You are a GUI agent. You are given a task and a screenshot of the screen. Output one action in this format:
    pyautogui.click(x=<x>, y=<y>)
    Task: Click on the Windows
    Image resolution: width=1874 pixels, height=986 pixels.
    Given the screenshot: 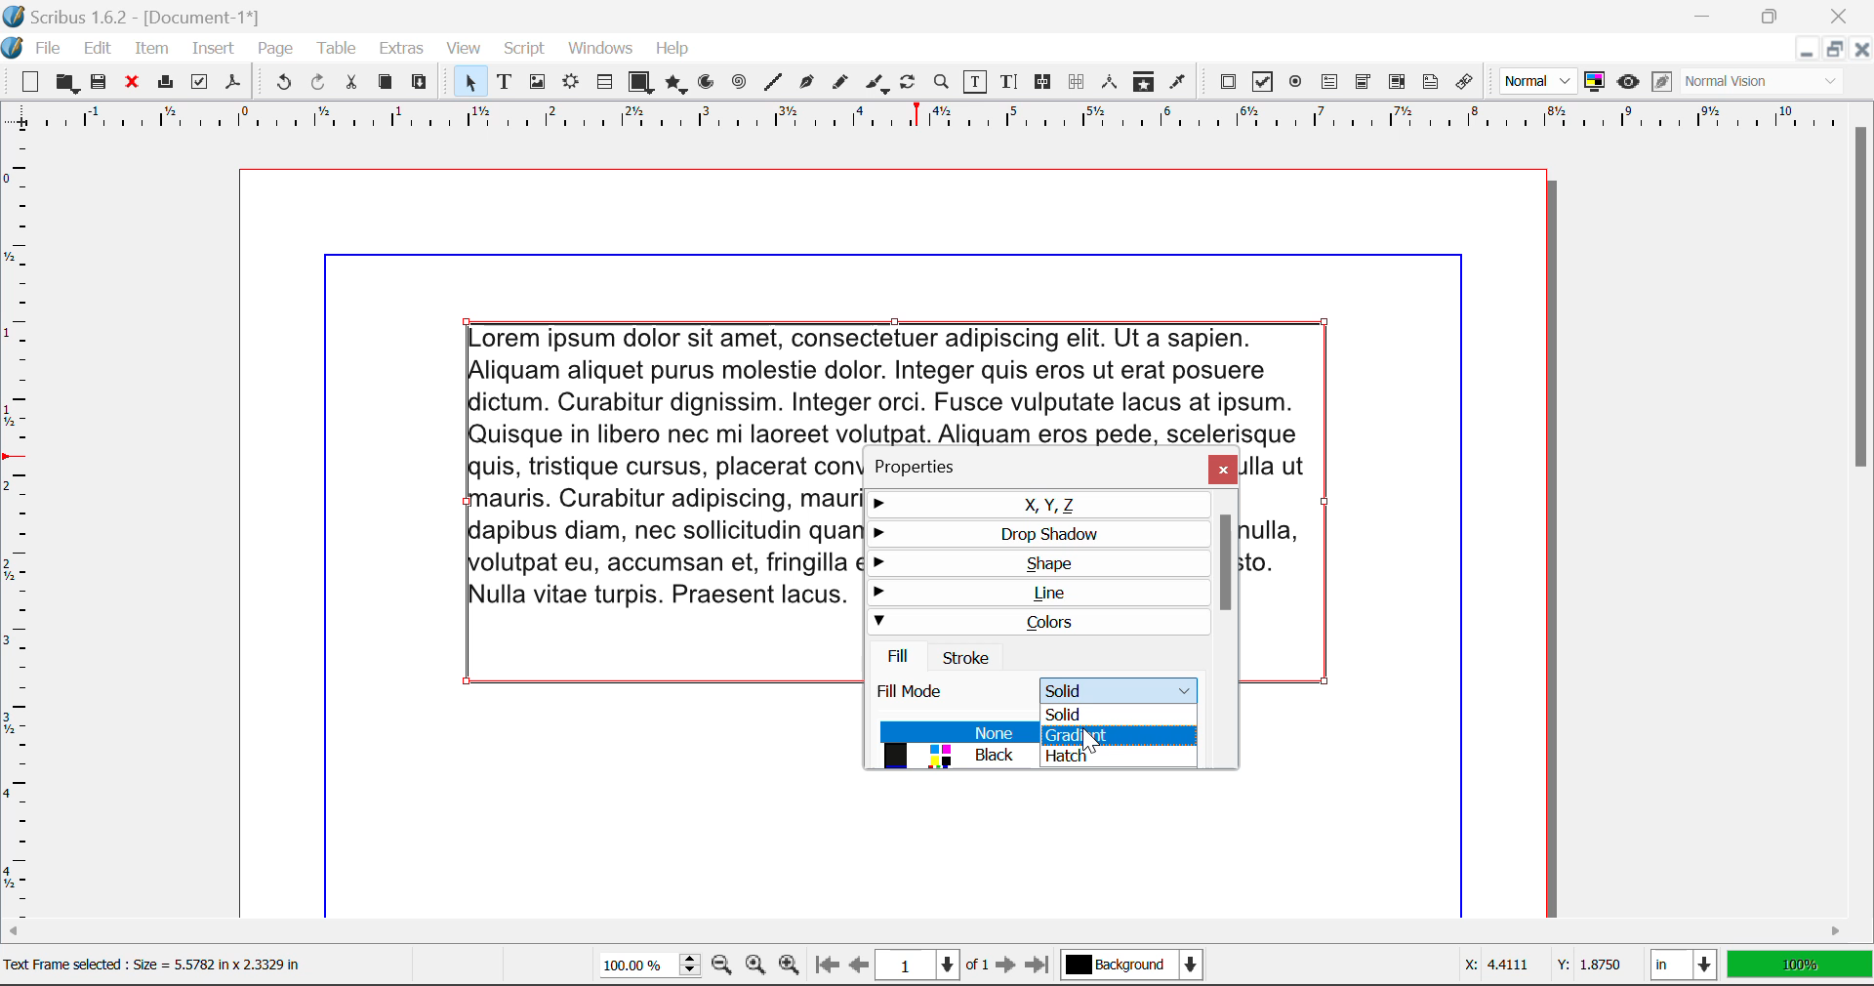 What is the action you would take?
    pyautogui.click(x=598, y=49)
    